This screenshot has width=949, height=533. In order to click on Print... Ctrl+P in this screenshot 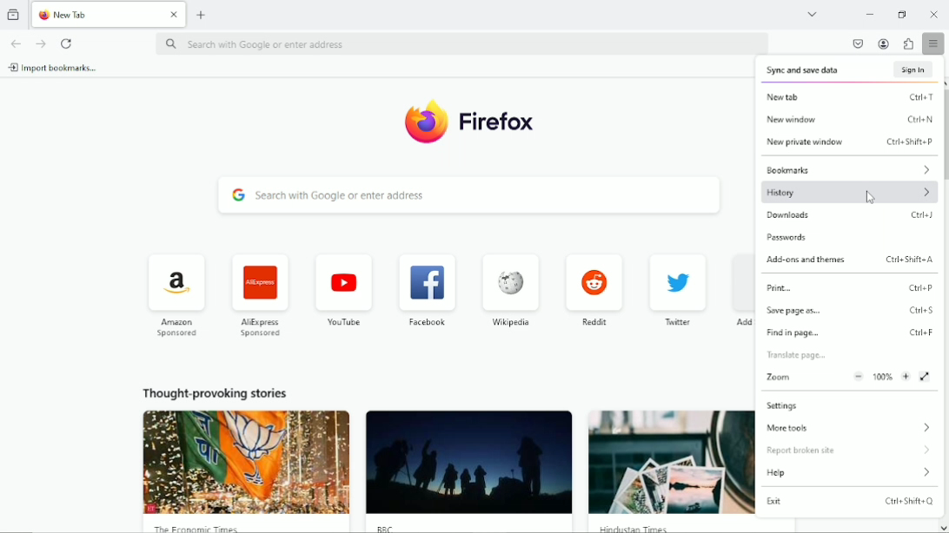, I will do `click(852, 286)`.